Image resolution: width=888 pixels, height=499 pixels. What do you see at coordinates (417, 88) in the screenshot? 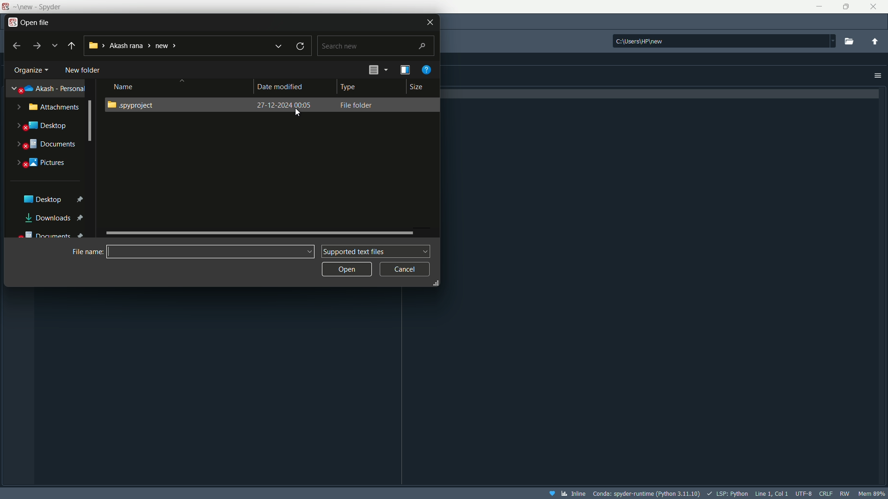
I see `Size` at bounding box center [417, 88].